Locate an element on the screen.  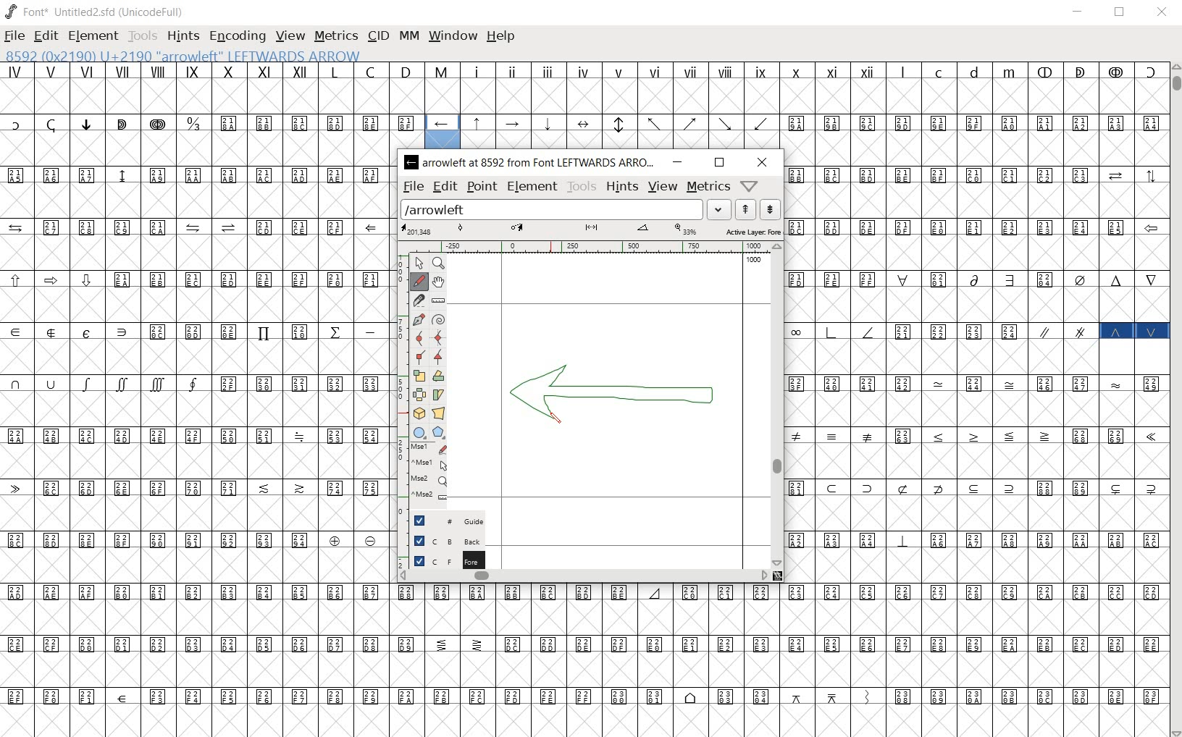
point is located at coordinates (480, 185).